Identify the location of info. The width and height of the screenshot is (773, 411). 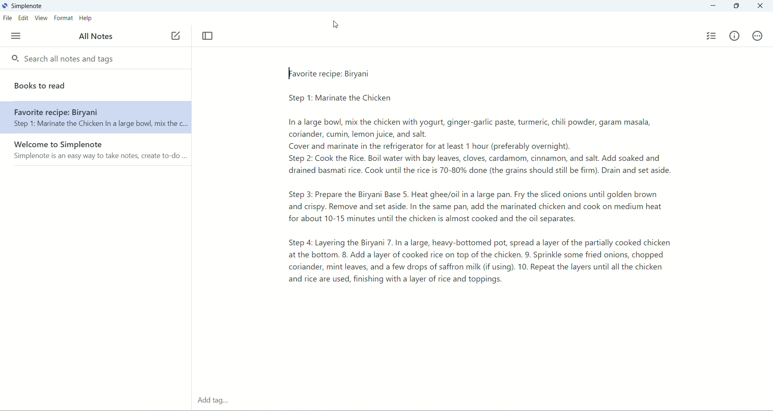
(735, 35).